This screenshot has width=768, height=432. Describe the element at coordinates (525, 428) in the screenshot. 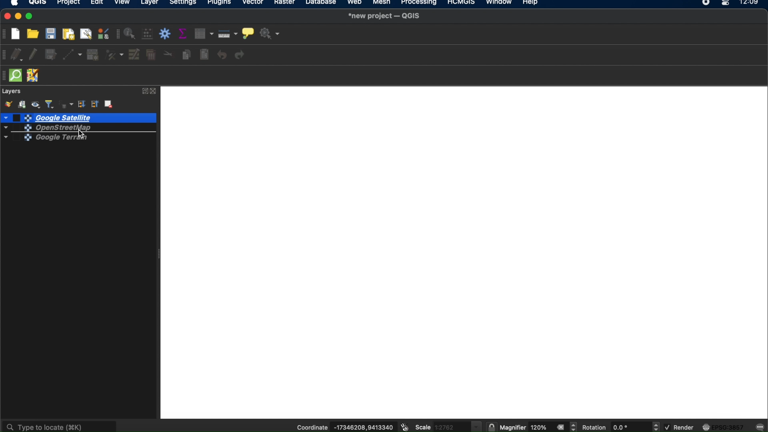

I see `magnifier 120%` at that location.